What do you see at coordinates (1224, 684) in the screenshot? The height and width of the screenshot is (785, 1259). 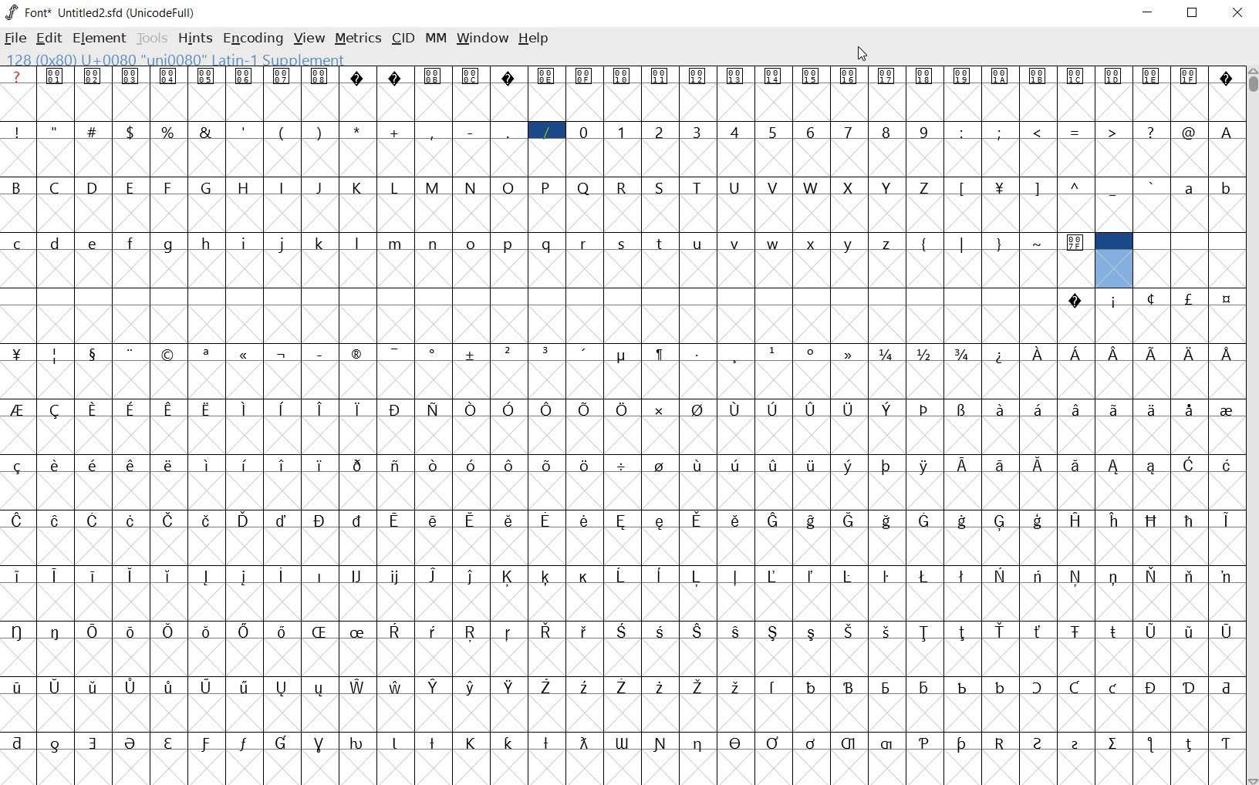 I see `Symbol` at bounding box center [1224, 684].